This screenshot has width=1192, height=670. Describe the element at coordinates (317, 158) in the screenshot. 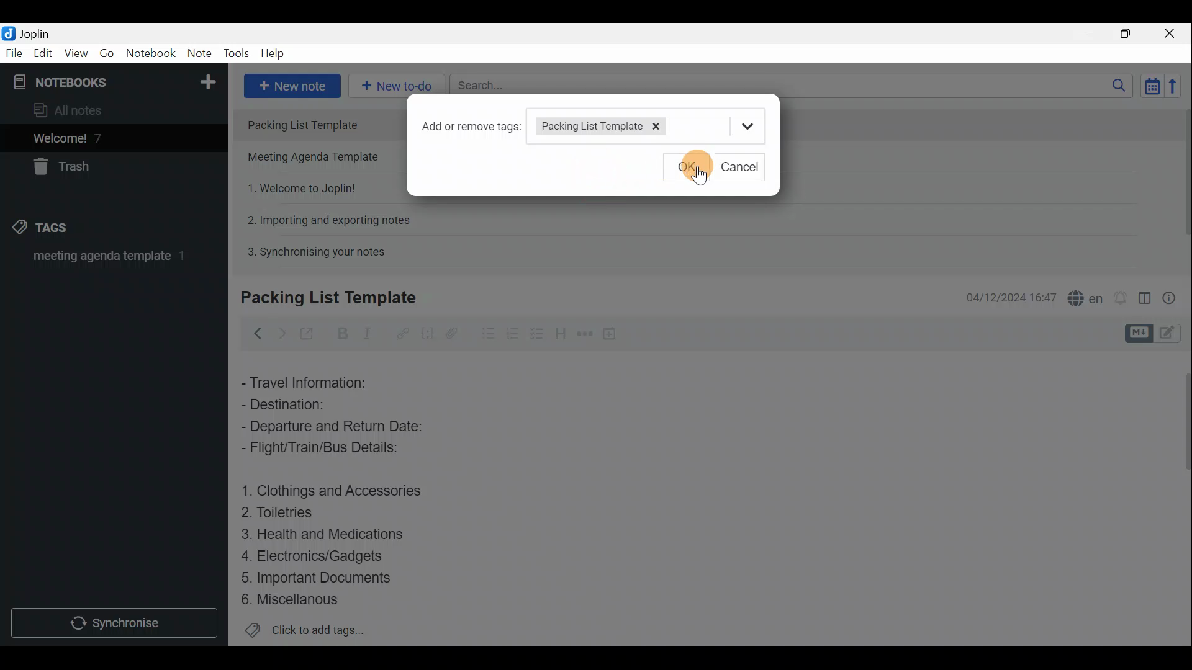

I see `Note 2` at that location.